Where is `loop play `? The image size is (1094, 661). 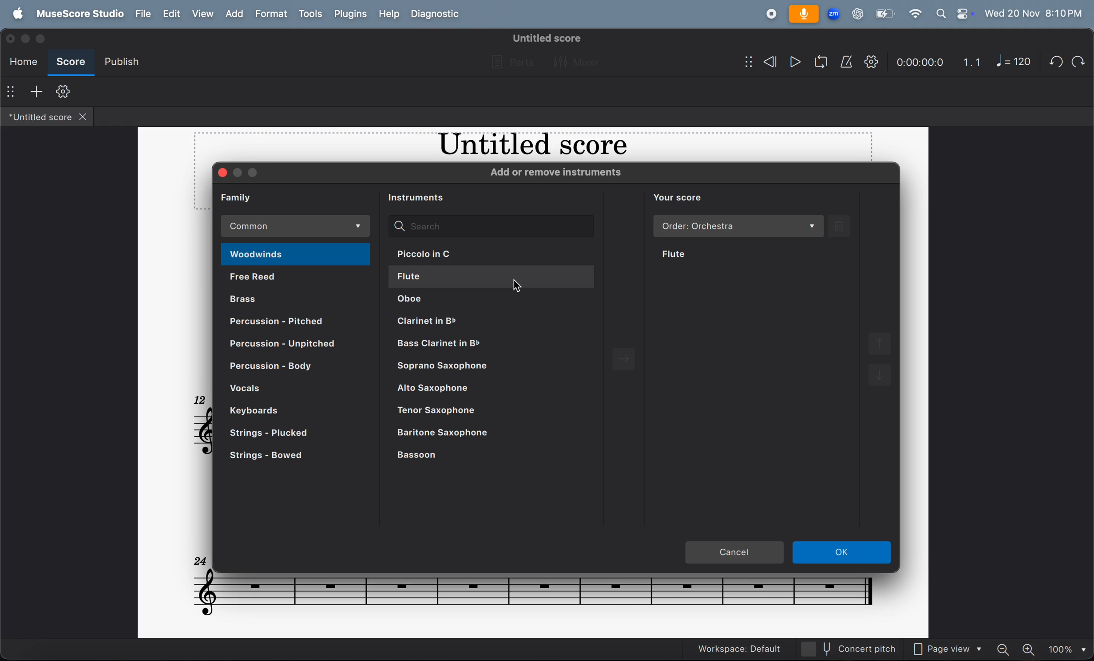
loop play  is located at coordinates (818, 60).